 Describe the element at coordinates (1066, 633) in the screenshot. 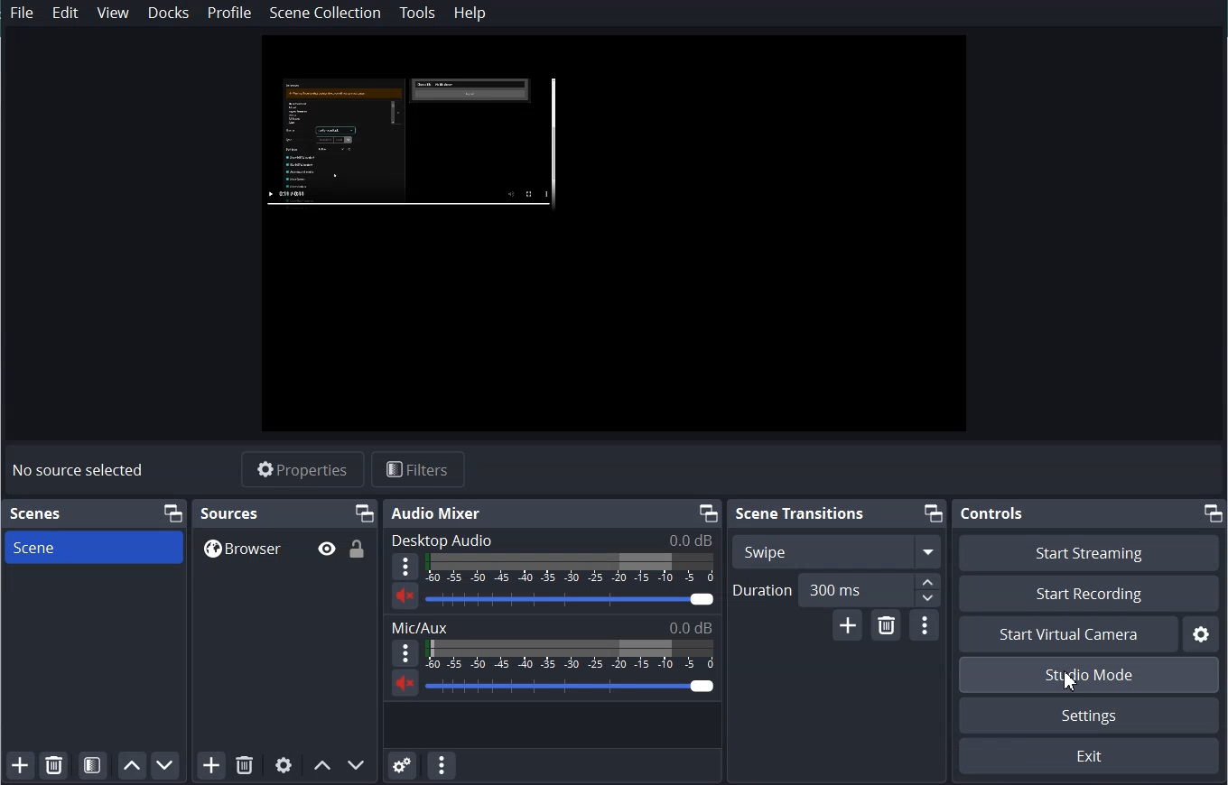

I see `Start Virtual Camera` at that location.